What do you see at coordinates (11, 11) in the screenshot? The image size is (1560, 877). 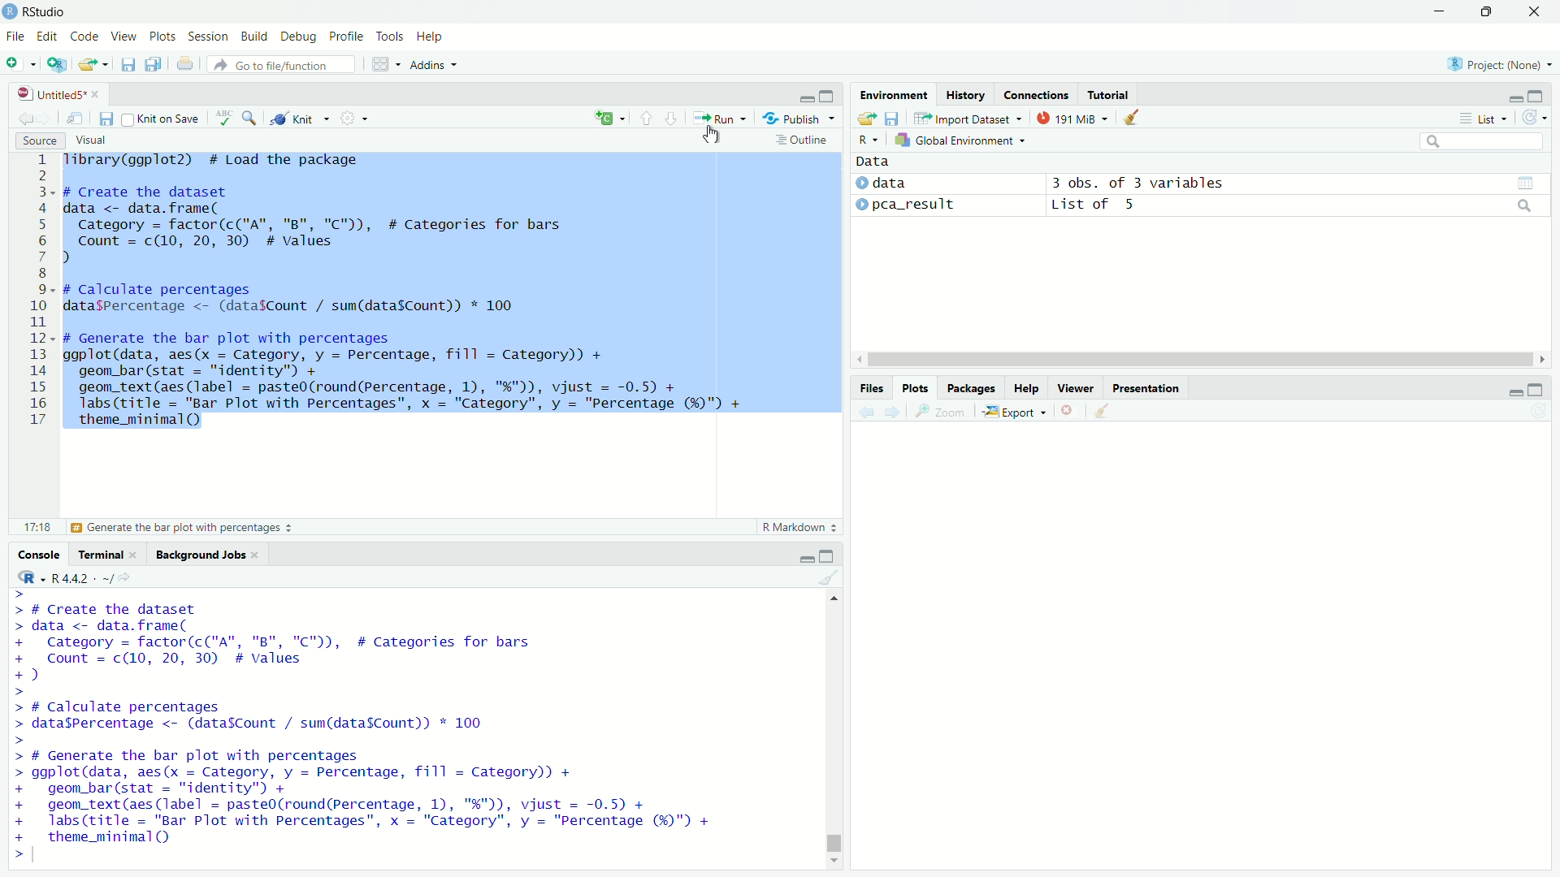 I see `logo` at bounding box center [11, 11].